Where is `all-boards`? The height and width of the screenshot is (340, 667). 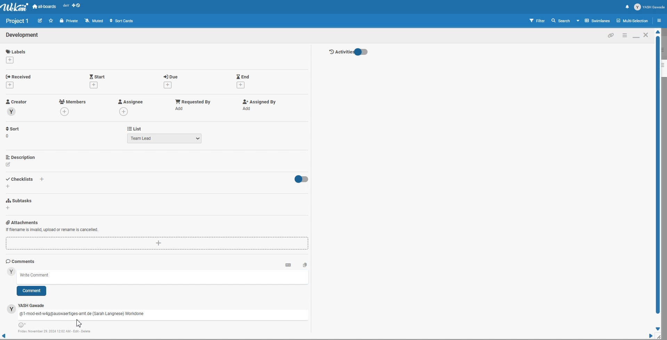
all-boards is located at coordinates (44, 7).